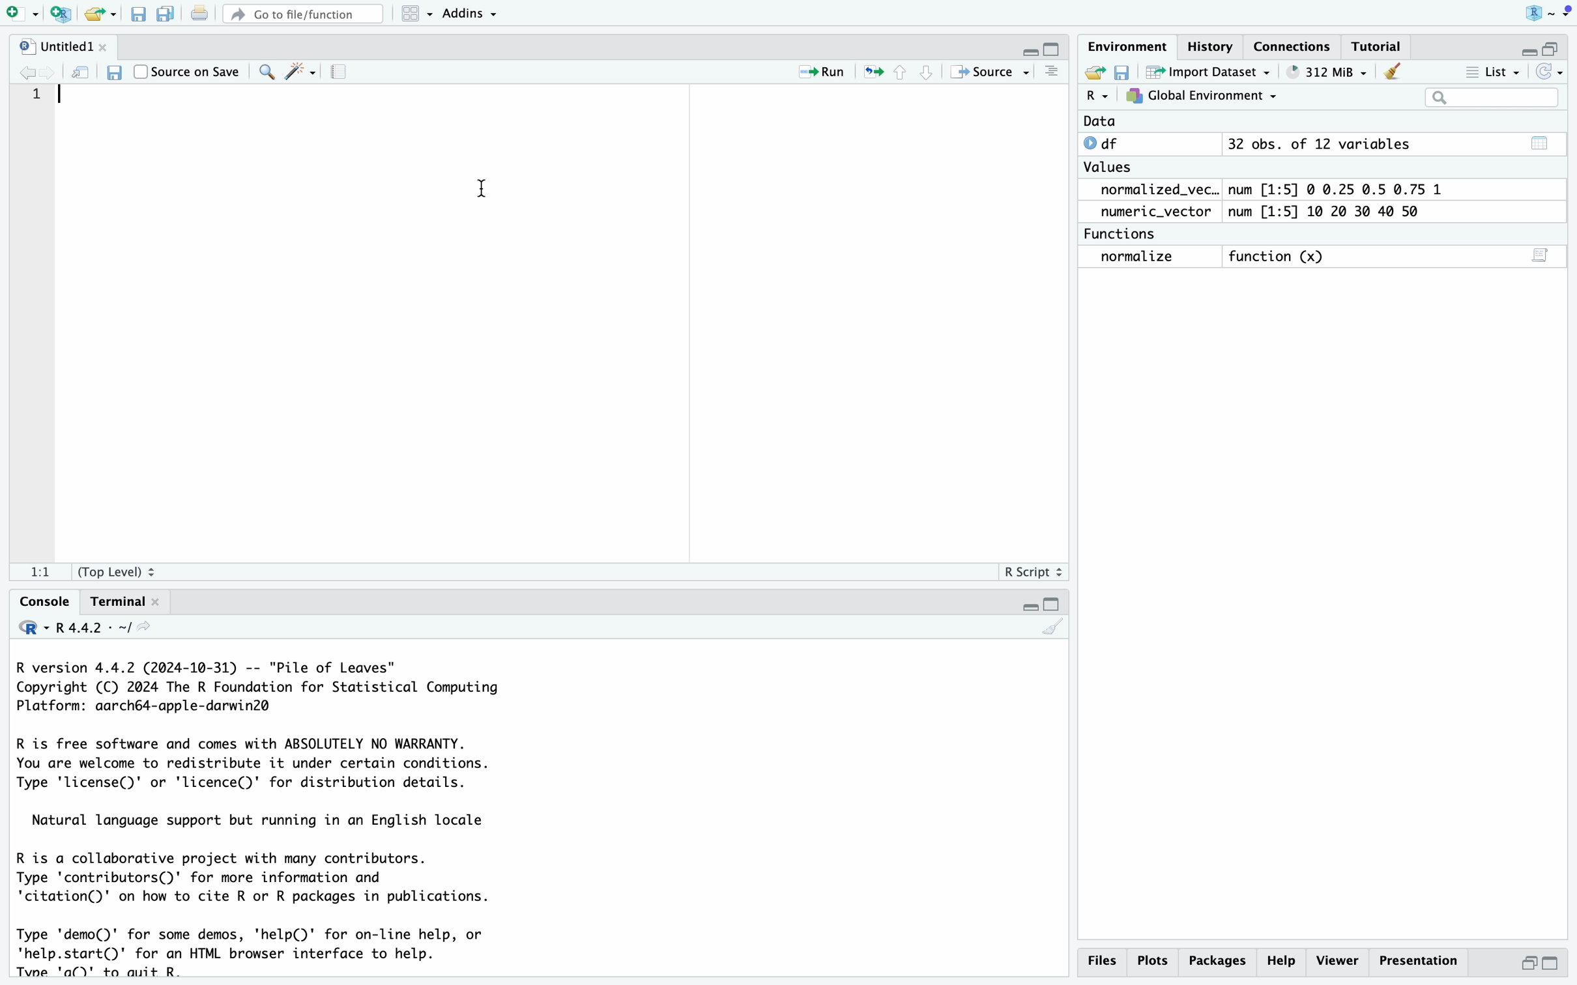 The height and width of the screenshot is (985, 1577). Describe the element at coordinates (1533, 11) in the screenshot. I see `user` at that location.